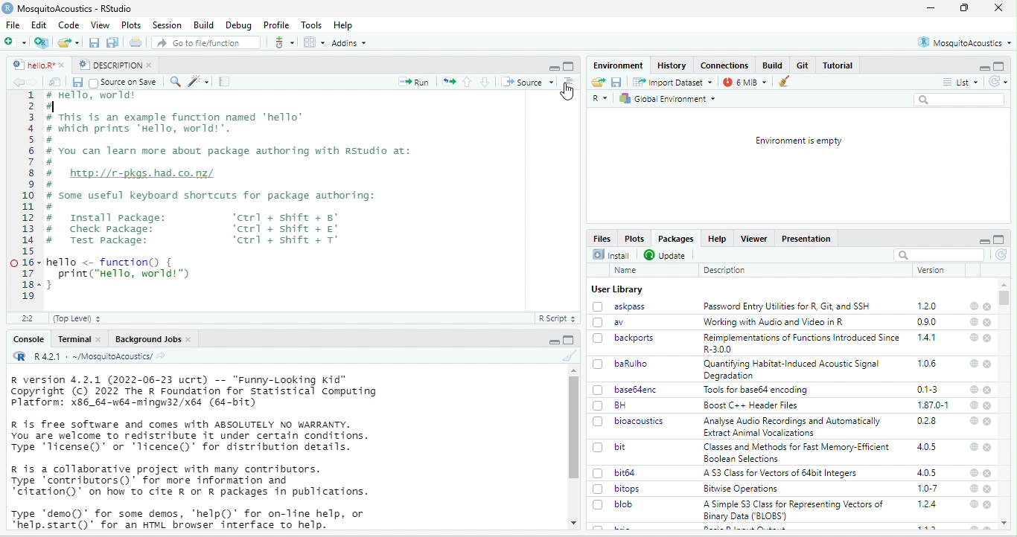 The image size is (1017, 537). I want to click on 1.0.6, so click(926, 363).